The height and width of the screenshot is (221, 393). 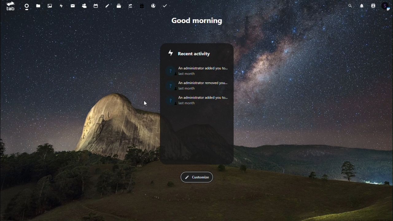 I want to click on tab, so click(x=9, y=7).